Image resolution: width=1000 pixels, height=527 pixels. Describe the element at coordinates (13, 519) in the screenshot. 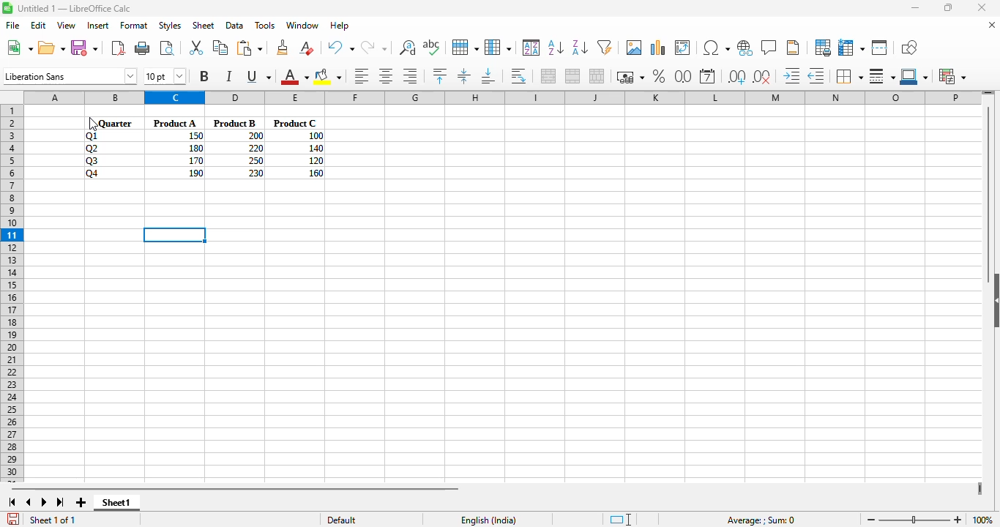

I see `click to save the document` at that location.